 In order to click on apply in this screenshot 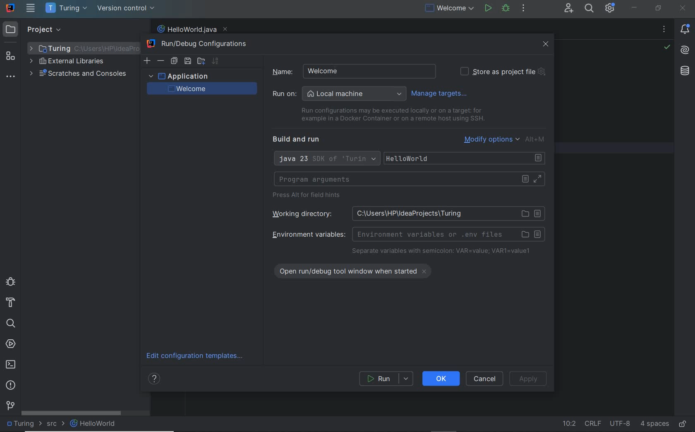, I will do `click(530, 379)`.